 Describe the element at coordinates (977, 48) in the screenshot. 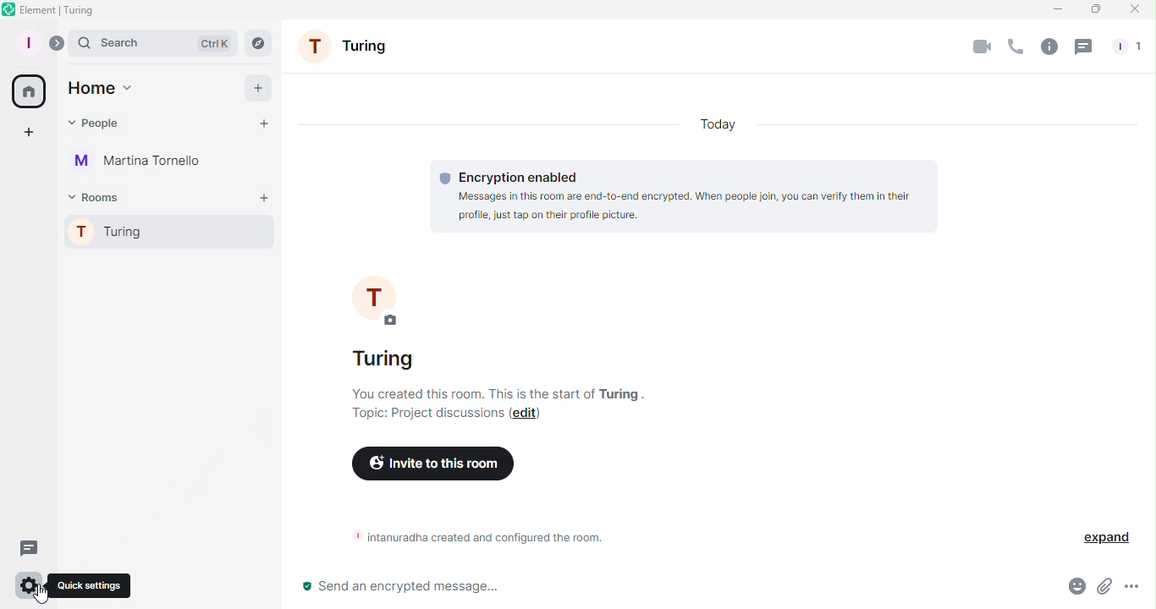

I see `Video call` at that location.